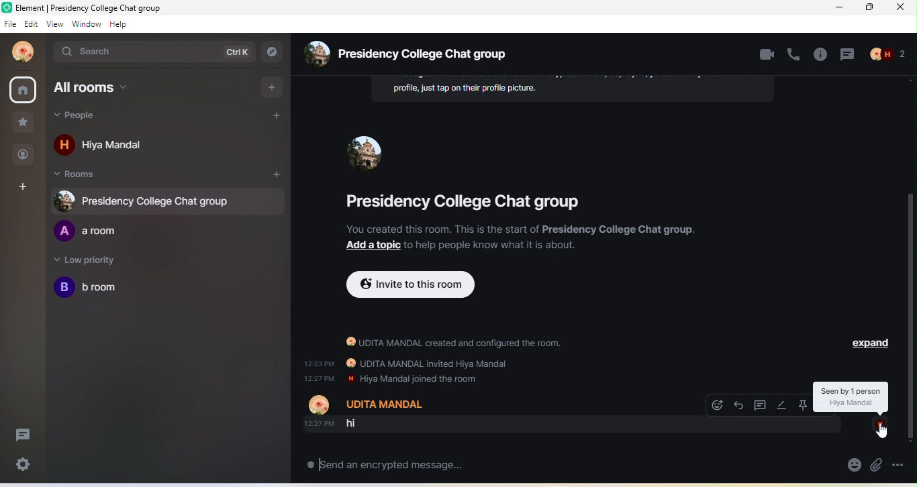  I want to click on all rooms, so click(132, 89).